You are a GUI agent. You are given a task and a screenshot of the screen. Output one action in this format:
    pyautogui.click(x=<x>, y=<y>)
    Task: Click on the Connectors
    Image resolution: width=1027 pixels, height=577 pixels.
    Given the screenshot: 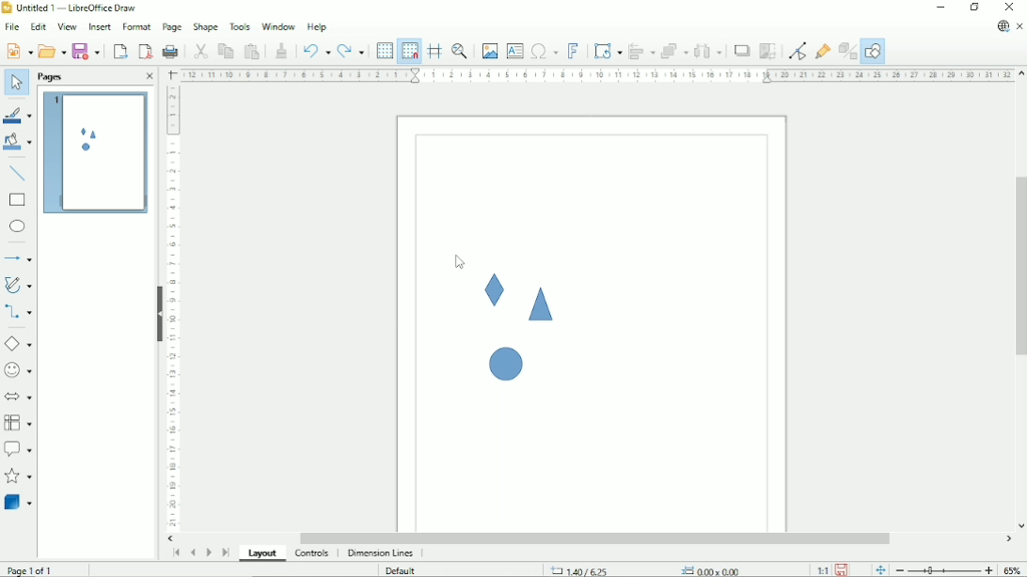 What is the action you would take?
    pyautogui.click(x=18, y=313)
    